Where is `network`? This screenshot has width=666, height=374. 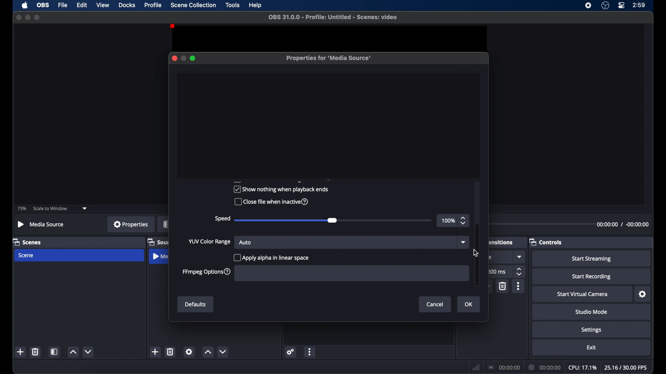 network is located at coordinates (476, 368).